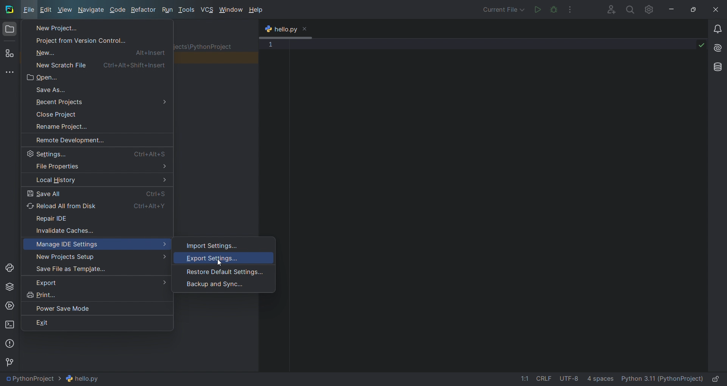 Image resolution: width=727 pixels, height=386 pixels. I want to click on services, so click(9, 307).